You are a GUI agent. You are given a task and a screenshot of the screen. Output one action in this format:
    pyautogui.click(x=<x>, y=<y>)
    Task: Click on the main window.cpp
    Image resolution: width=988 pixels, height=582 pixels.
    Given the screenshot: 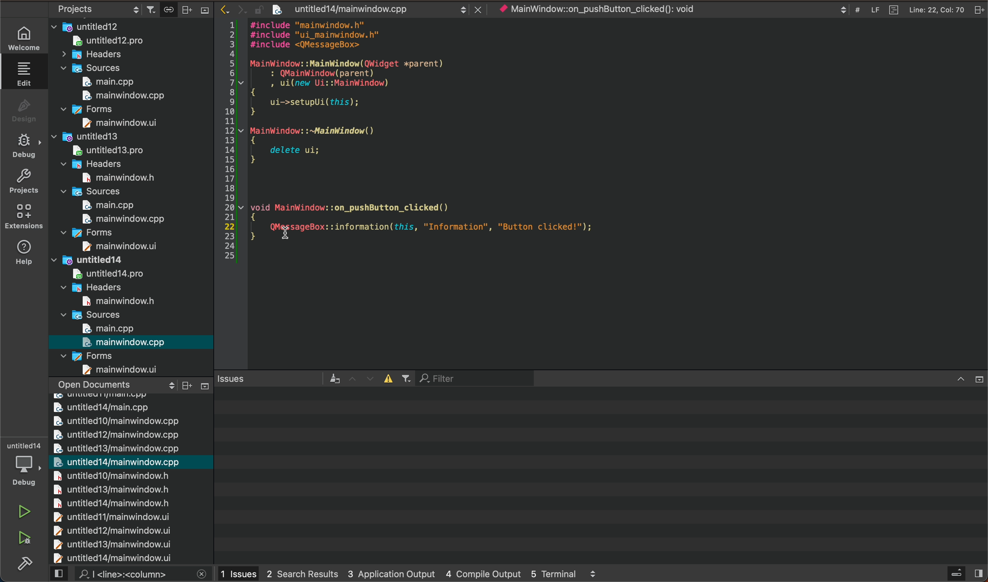 What is the action you would take?
    pyautogui.click(x=125, y=342)
    